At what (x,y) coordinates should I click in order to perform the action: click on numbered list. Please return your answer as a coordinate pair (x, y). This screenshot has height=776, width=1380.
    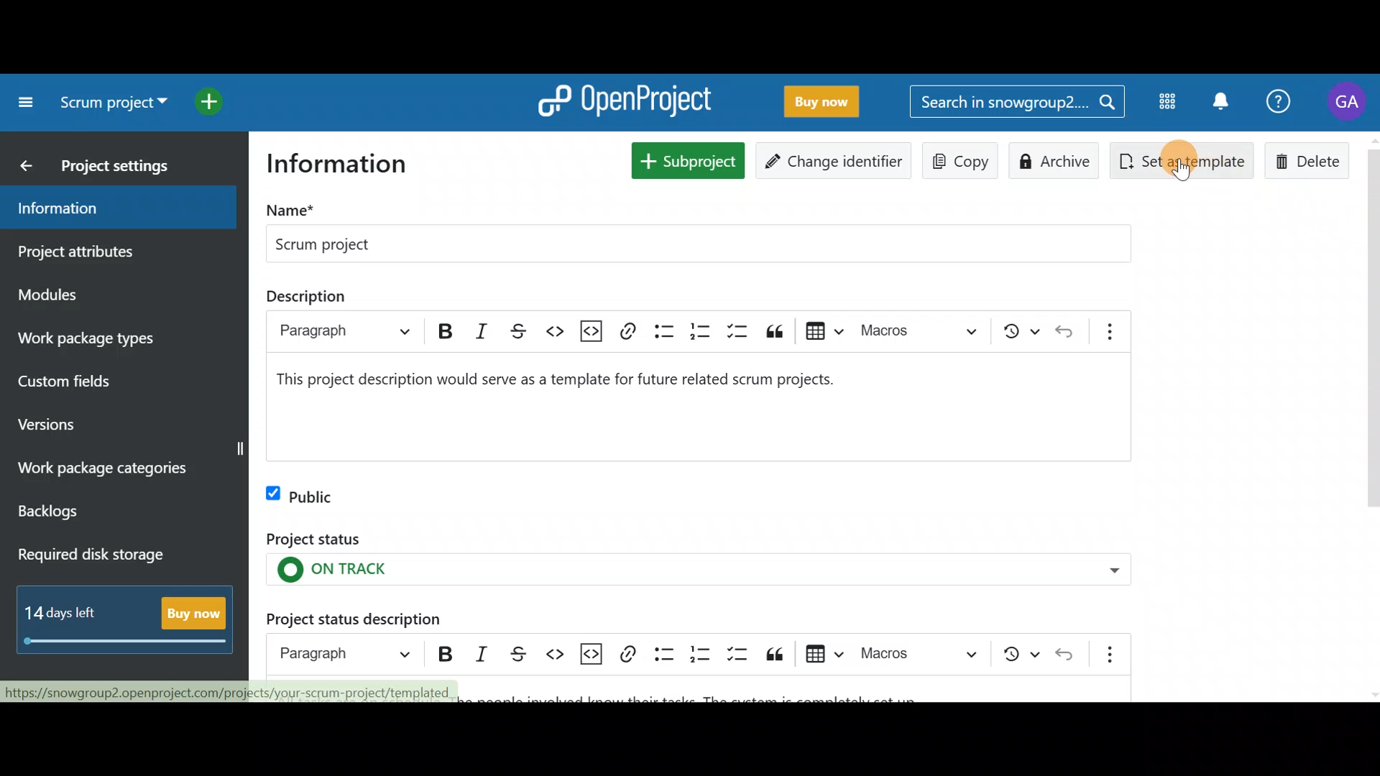
    Looking at the image, I should click on (700, 331).